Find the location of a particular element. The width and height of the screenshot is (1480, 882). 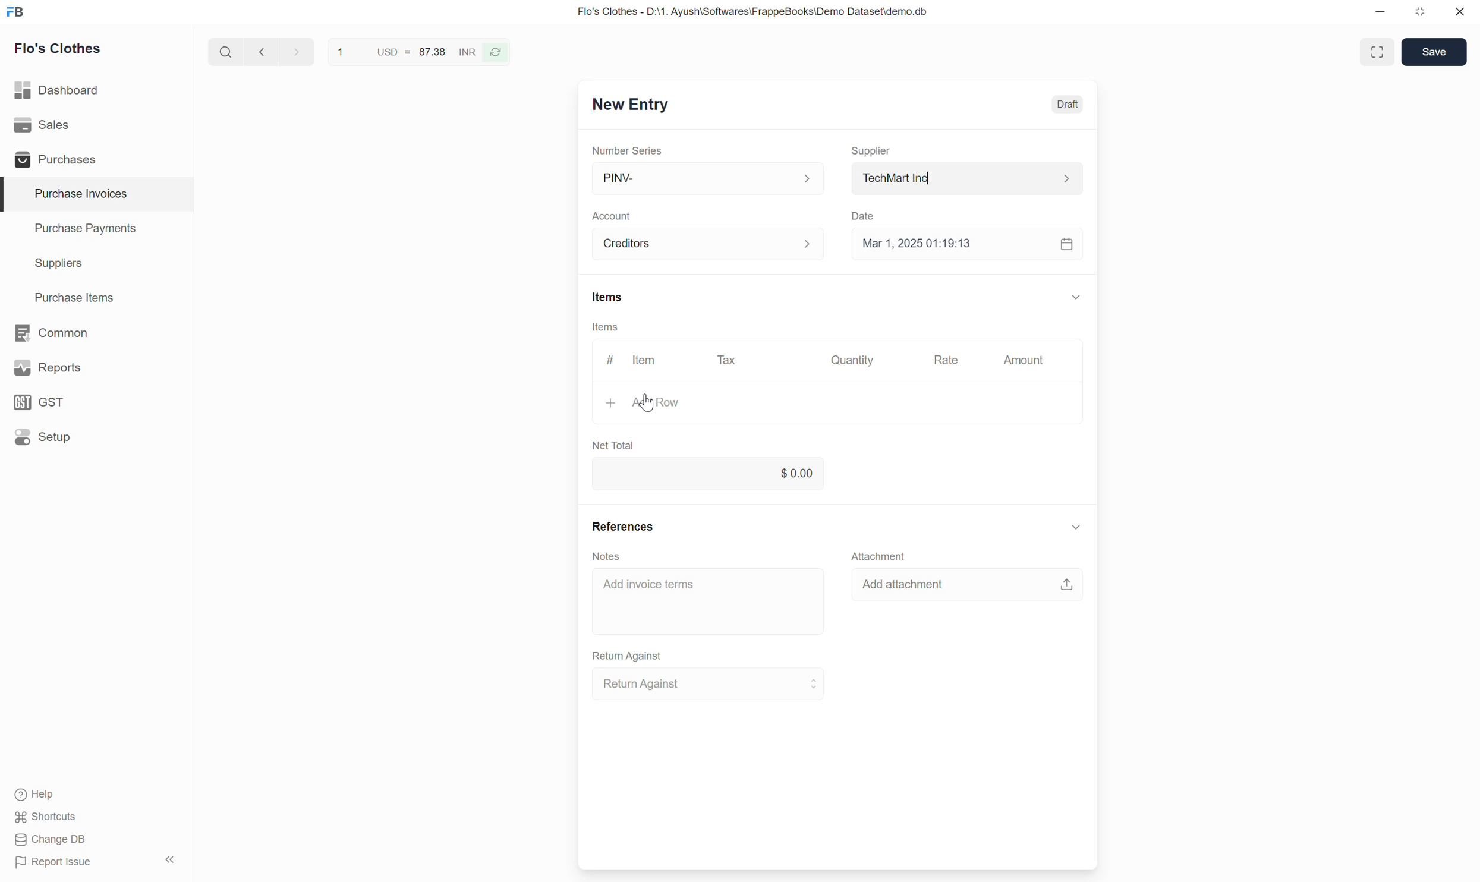

Return Against is located at coordinates (629, 654).